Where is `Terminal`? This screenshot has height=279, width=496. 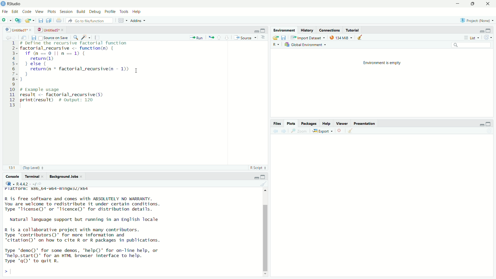 Terminal is located at coordinates (35, 176).